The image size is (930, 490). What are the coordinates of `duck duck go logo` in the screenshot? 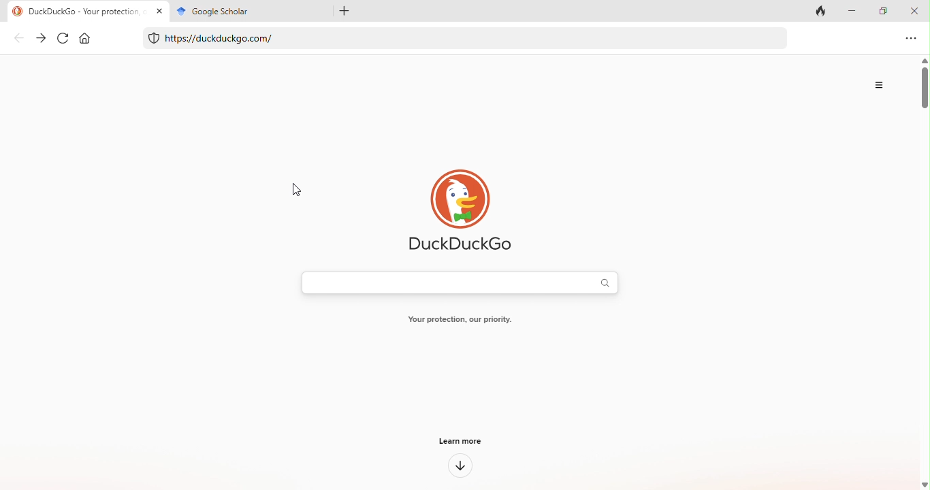 It's located at (455, 207).